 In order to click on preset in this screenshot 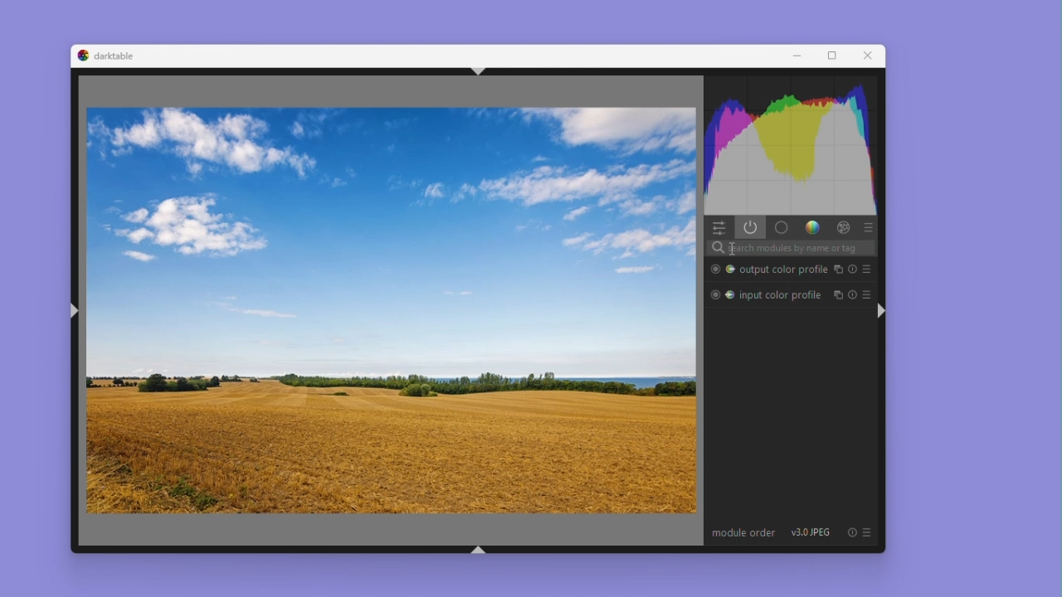, I will do `click(867, 228)`.